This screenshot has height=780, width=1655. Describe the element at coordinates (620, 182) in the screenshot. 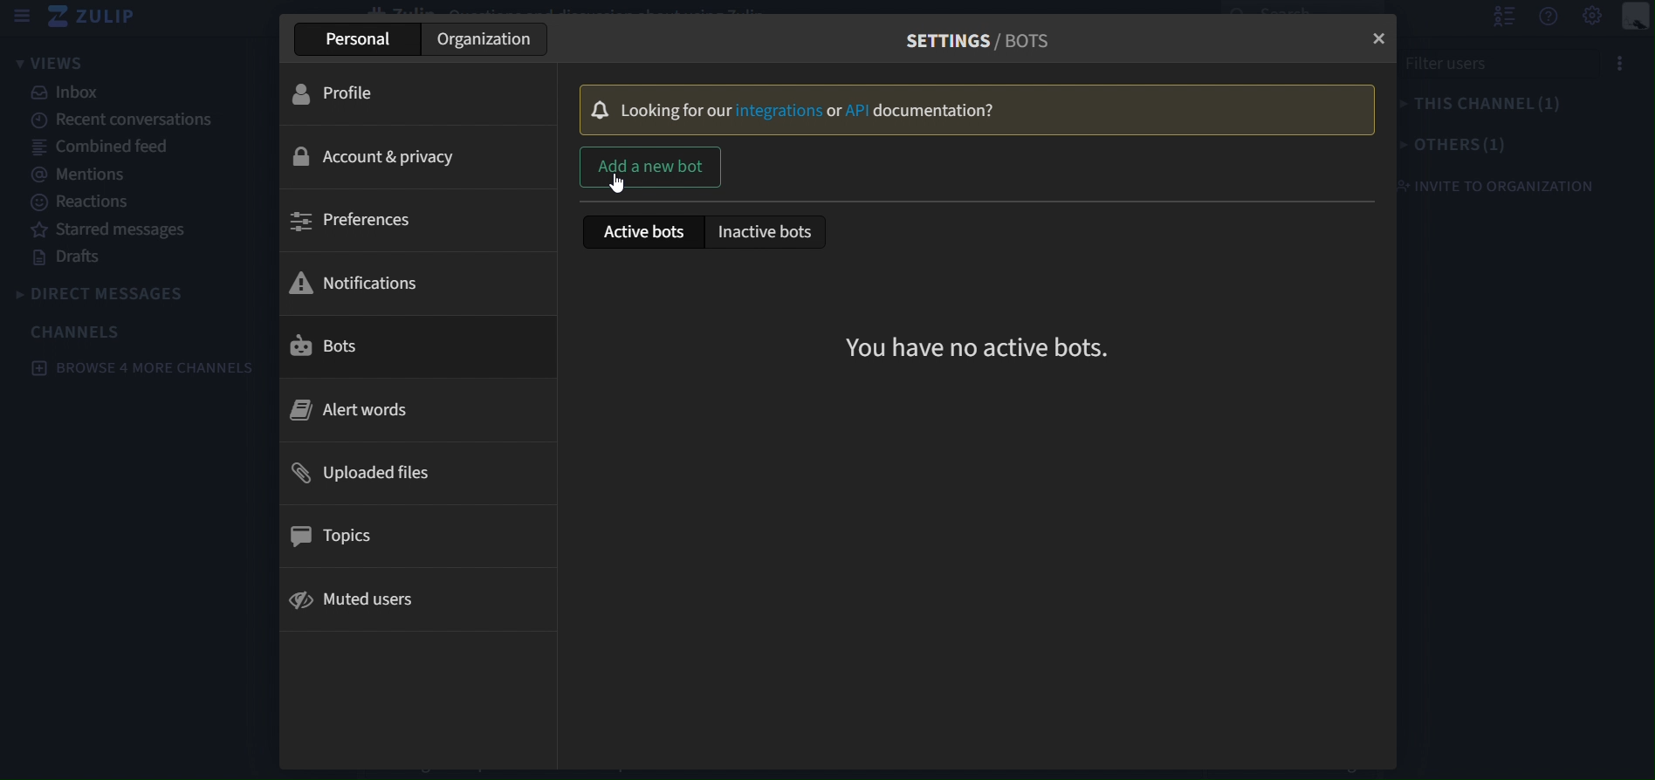

I see `Cursor` at that location.